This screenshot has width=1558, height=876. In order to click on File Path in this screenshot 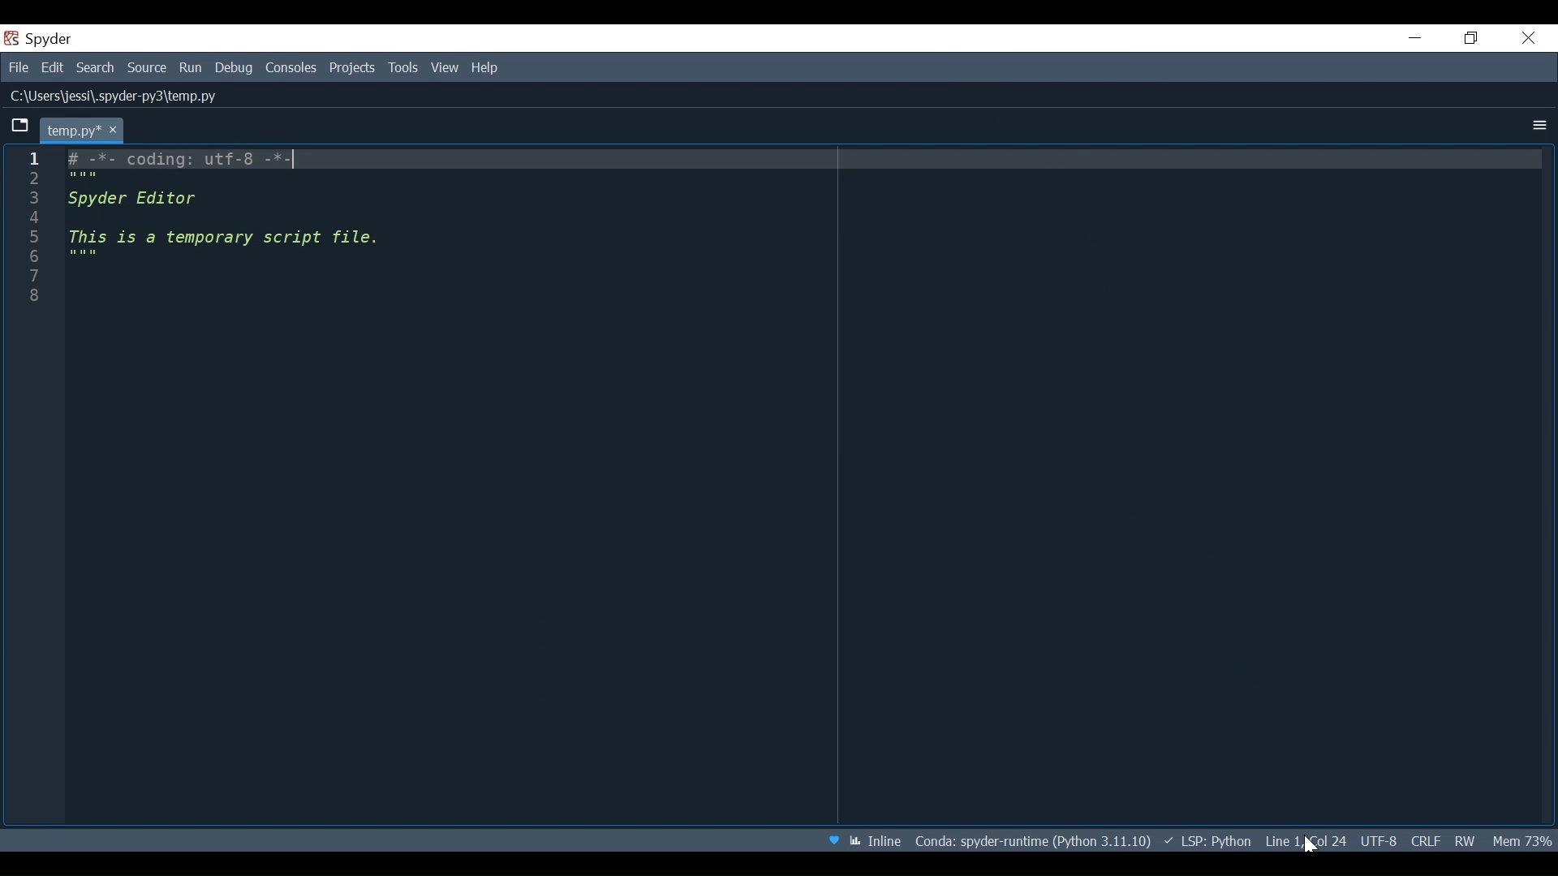, I will do `click(128, 97)`.